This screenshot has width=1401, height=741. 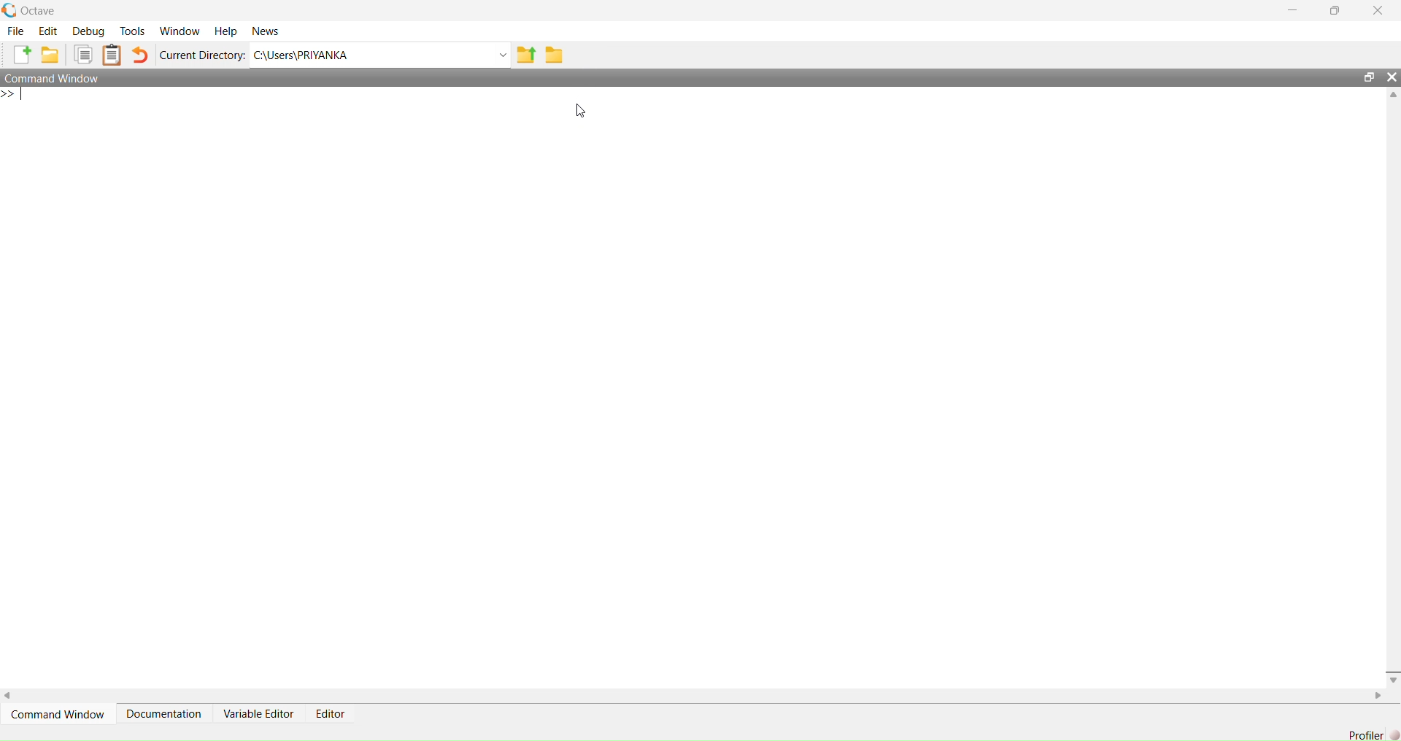 What do you see at coordinates (1367, 77) in the screenshot?
I see `Maximize` at bounding box center [1367, 77].